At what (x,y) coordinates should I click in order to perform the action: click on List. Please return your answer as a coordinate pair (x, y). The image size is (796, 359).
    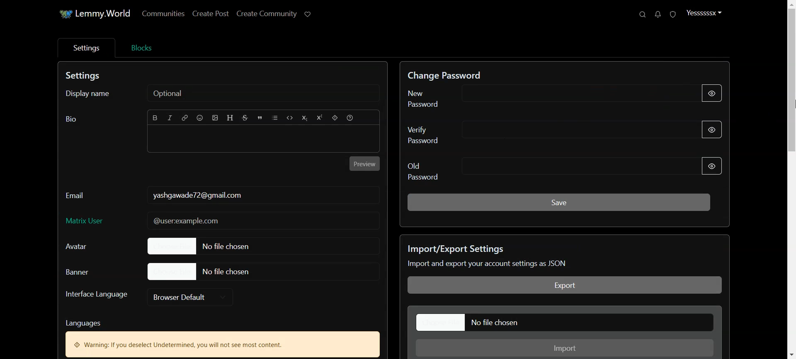
    Looking at the image, I should click on (274, 117).